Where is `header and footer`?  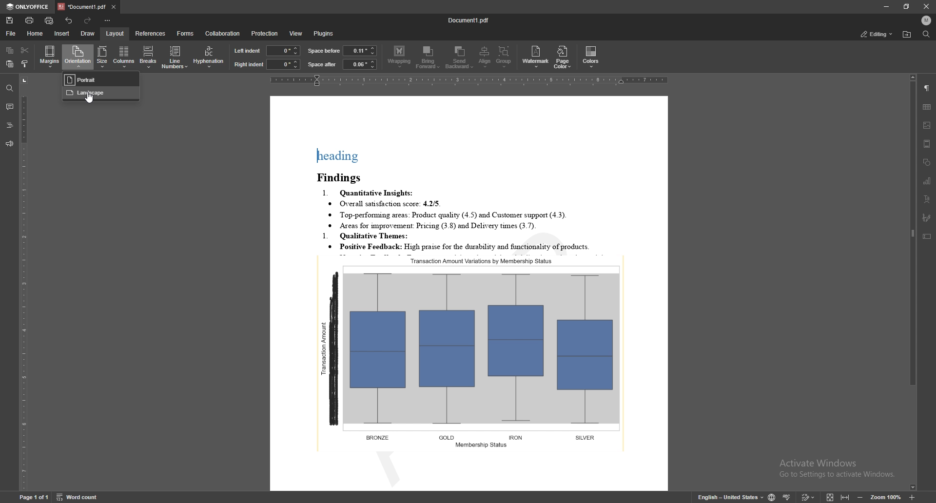
header and footer is located at coordinates (927, 144).